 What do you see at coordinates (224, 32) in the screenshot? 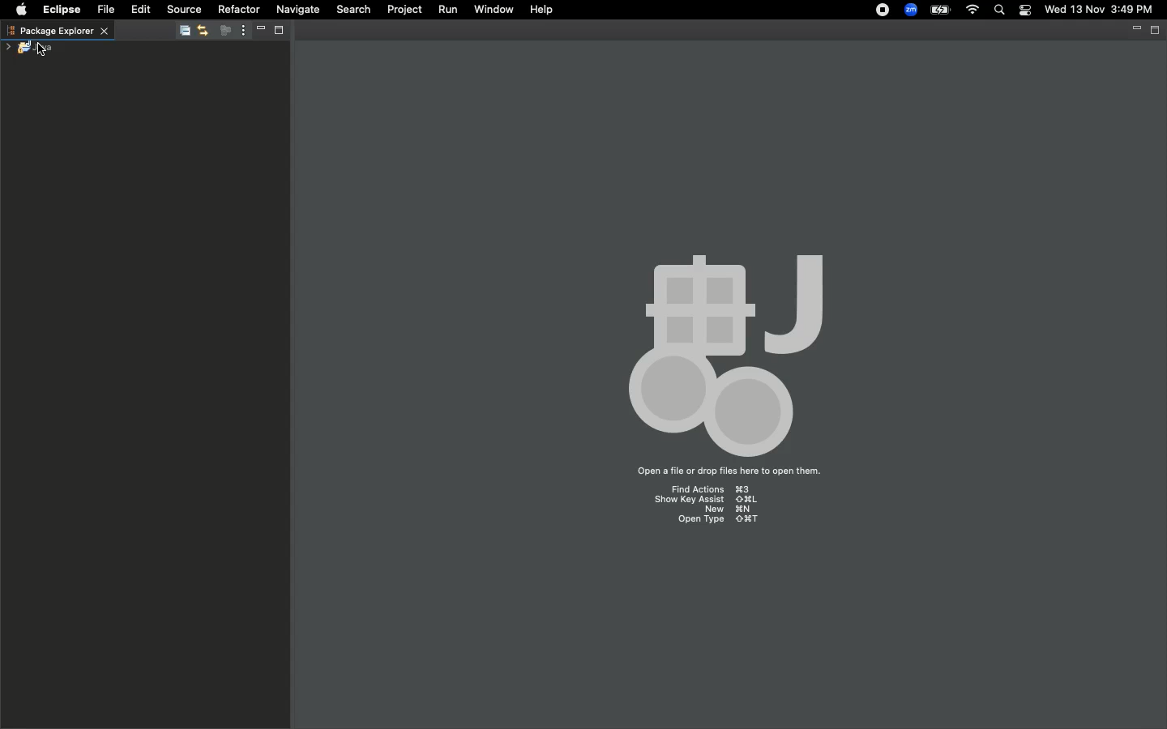
I see `Focus on active task` at bounding box center [224, 32].